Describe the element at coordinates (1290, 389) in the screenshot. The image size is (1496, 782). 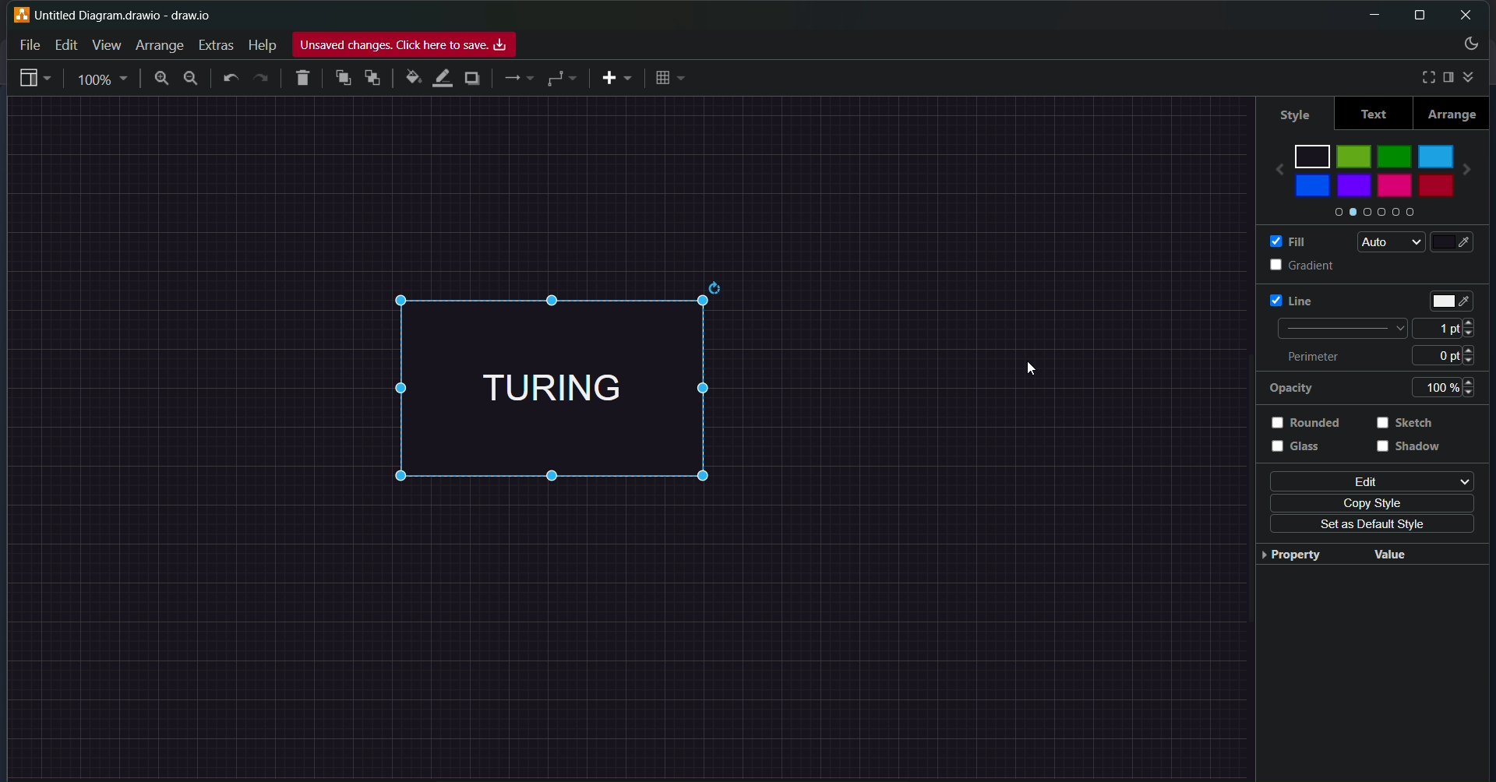
I see `opacity` at that location.